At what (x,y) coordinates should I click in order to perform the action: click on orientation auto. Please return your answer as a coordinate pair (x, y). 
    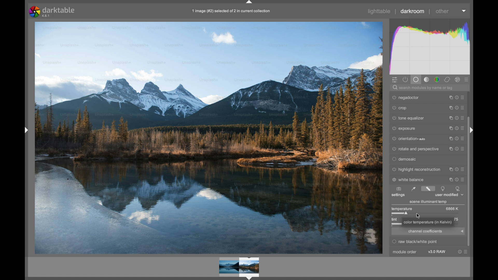
    Looking at the image, I should click on (409, 139).